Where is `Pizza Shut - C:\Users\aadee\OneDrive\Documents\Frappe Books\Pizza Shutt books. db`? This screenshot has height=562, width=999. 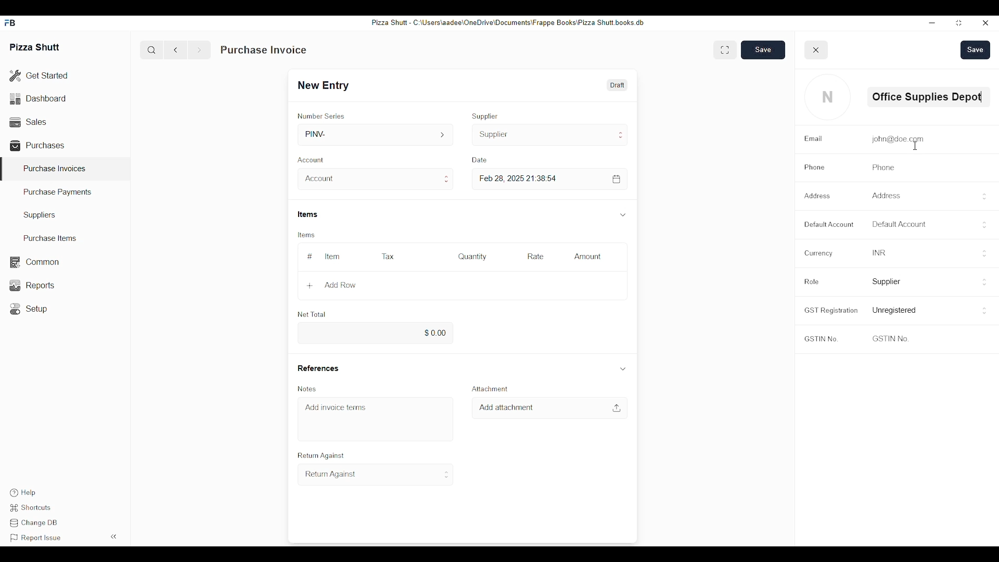
Pizza Shut - C:\Users\aadee\OneDrive\Documents\Frappe Books\Pizza Shutt books. db is located at coordinates (507, 22).